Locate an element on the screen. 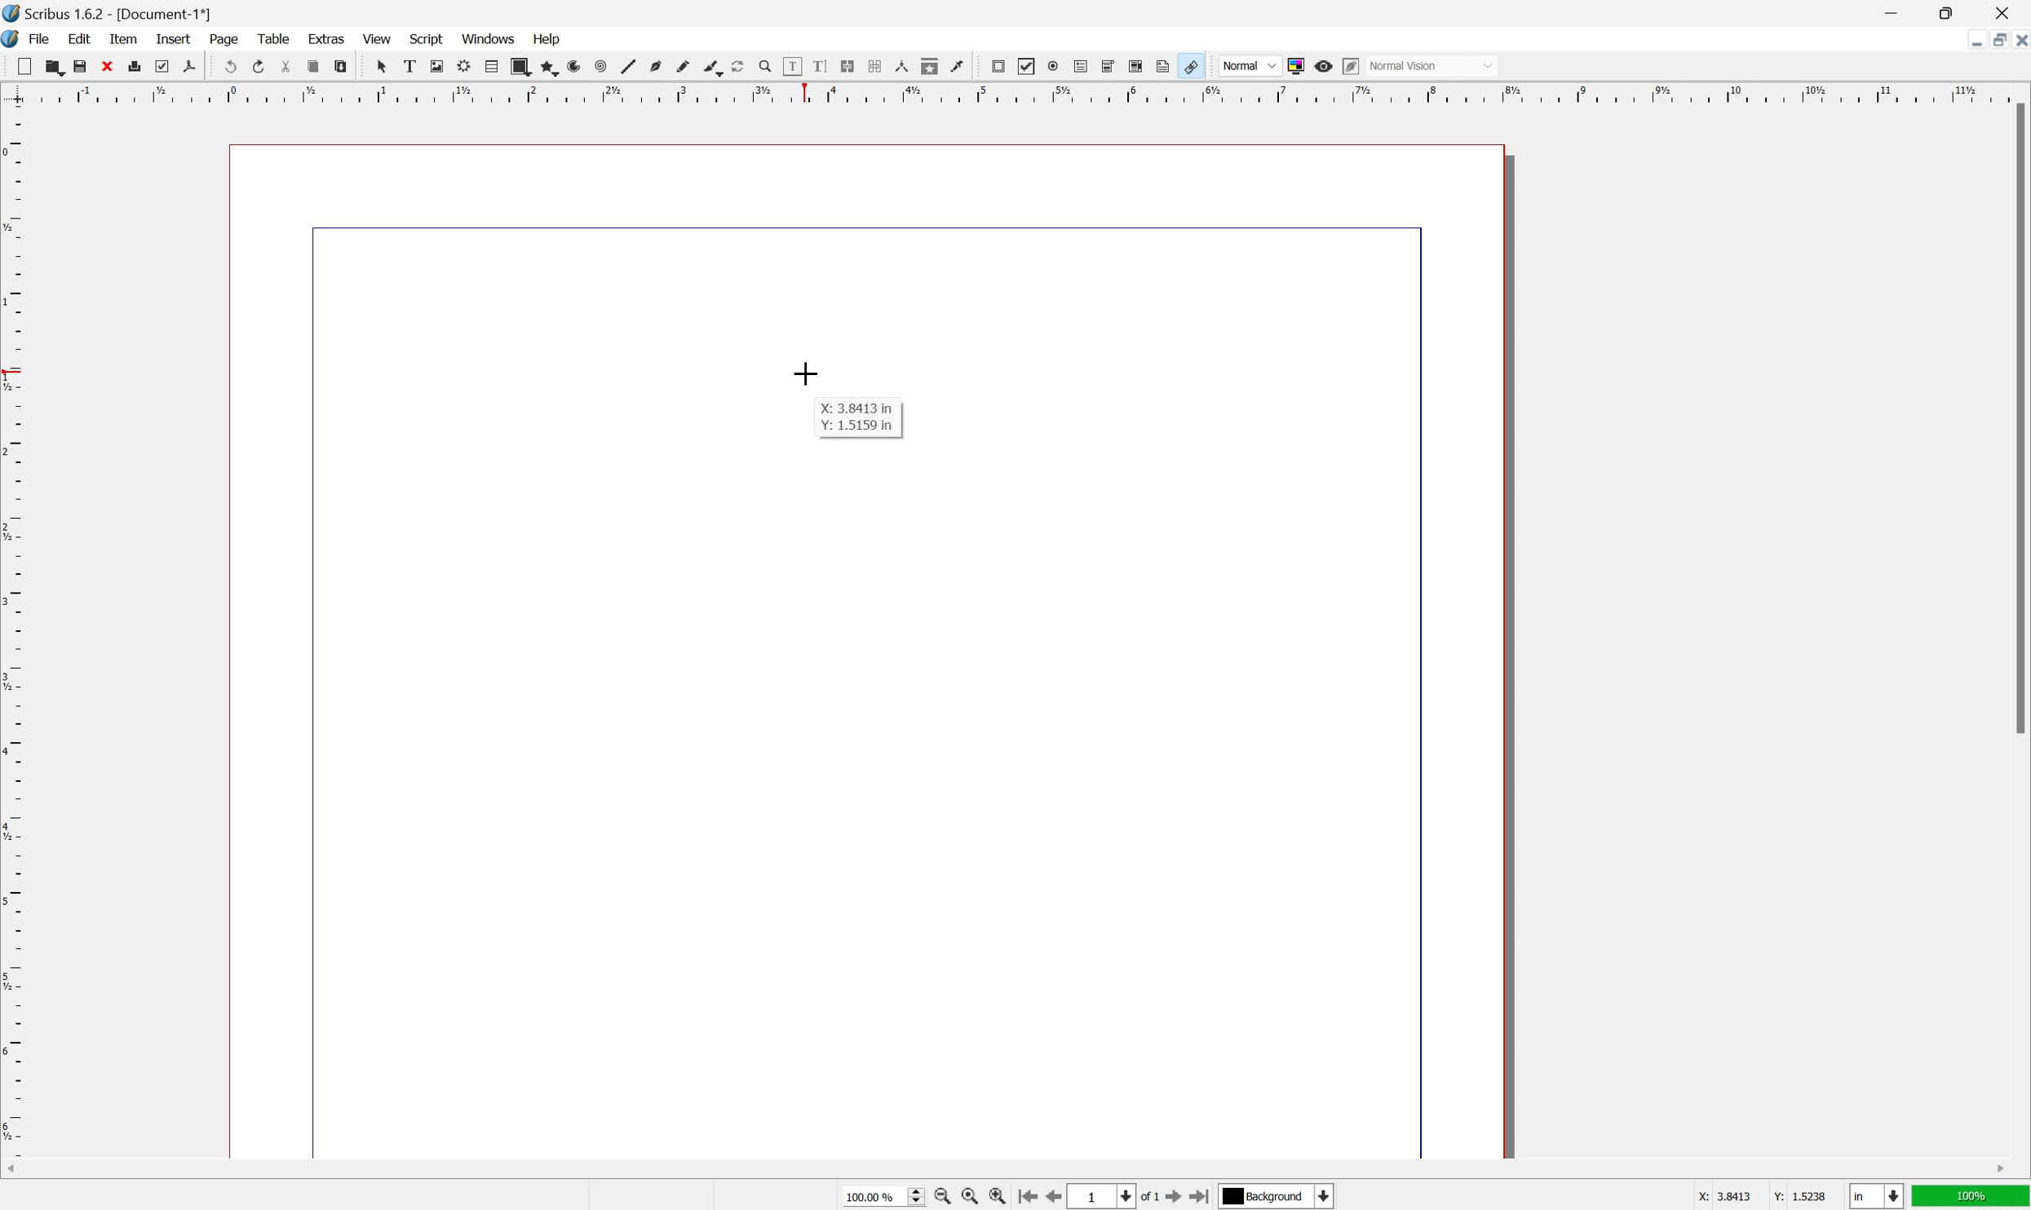 This screenshot has height=1210, width=2031. text frame is located at coordinates (409, 66).